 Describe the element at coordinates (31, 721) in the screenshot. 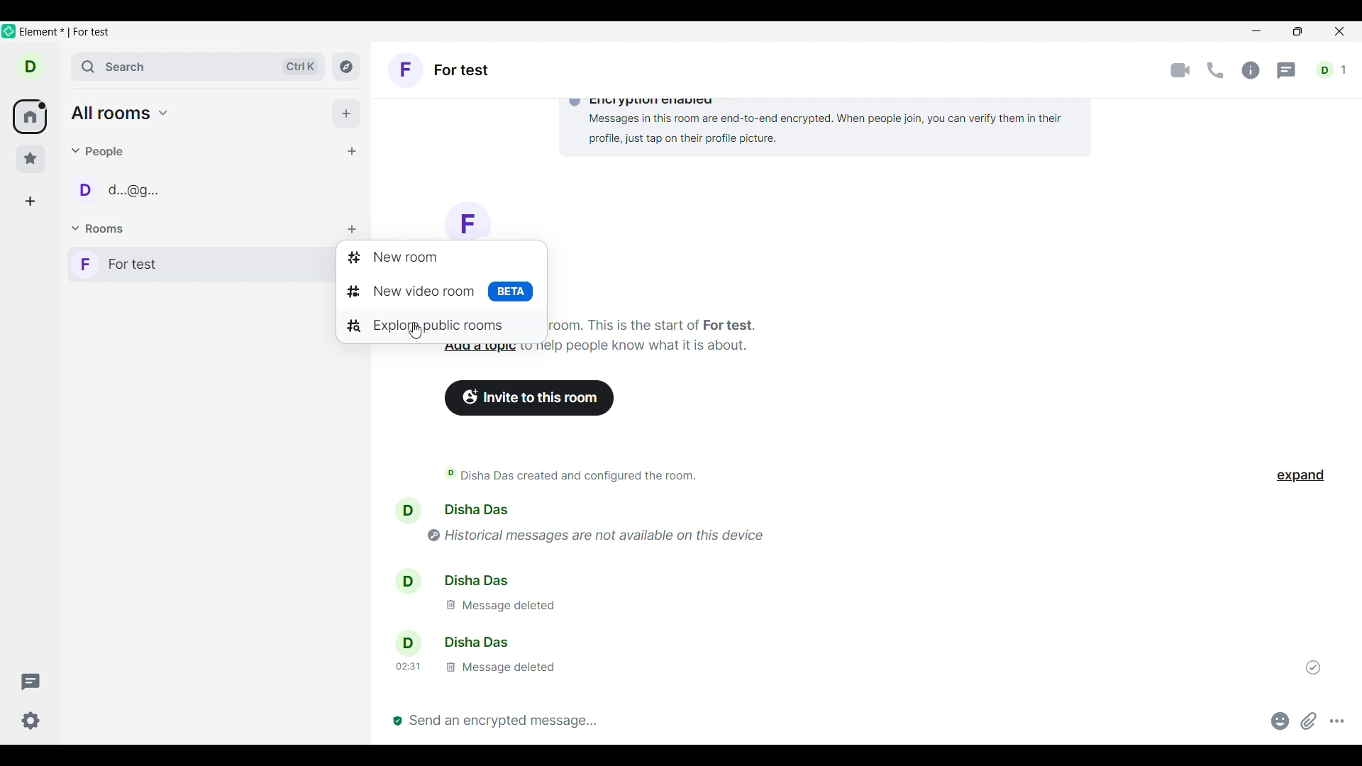

I see `quick settings` at that location.